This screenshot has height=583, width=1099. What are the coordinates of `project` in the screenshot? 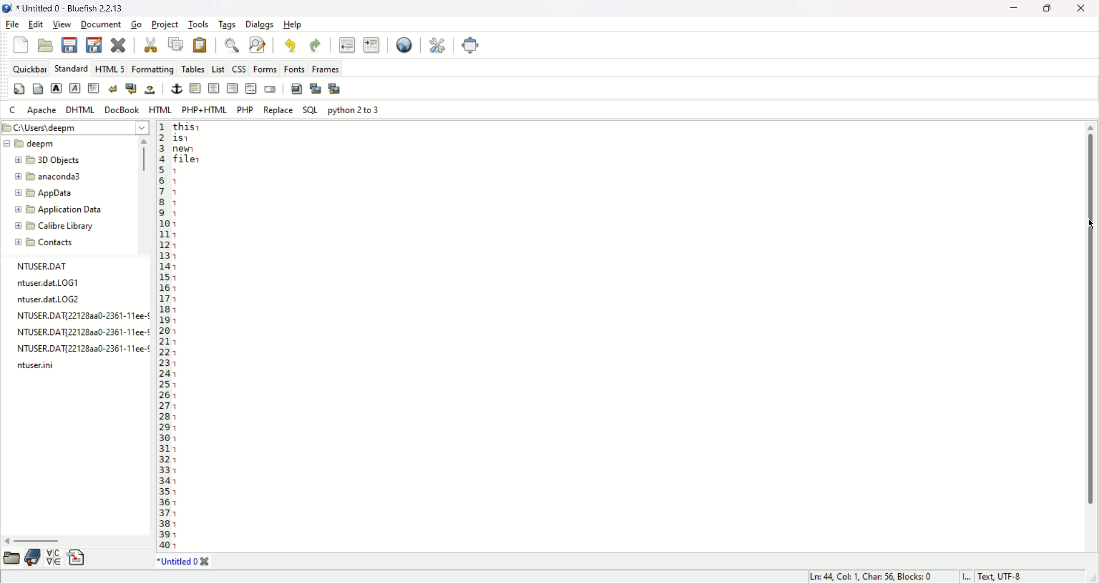 It's located at (166, 25).